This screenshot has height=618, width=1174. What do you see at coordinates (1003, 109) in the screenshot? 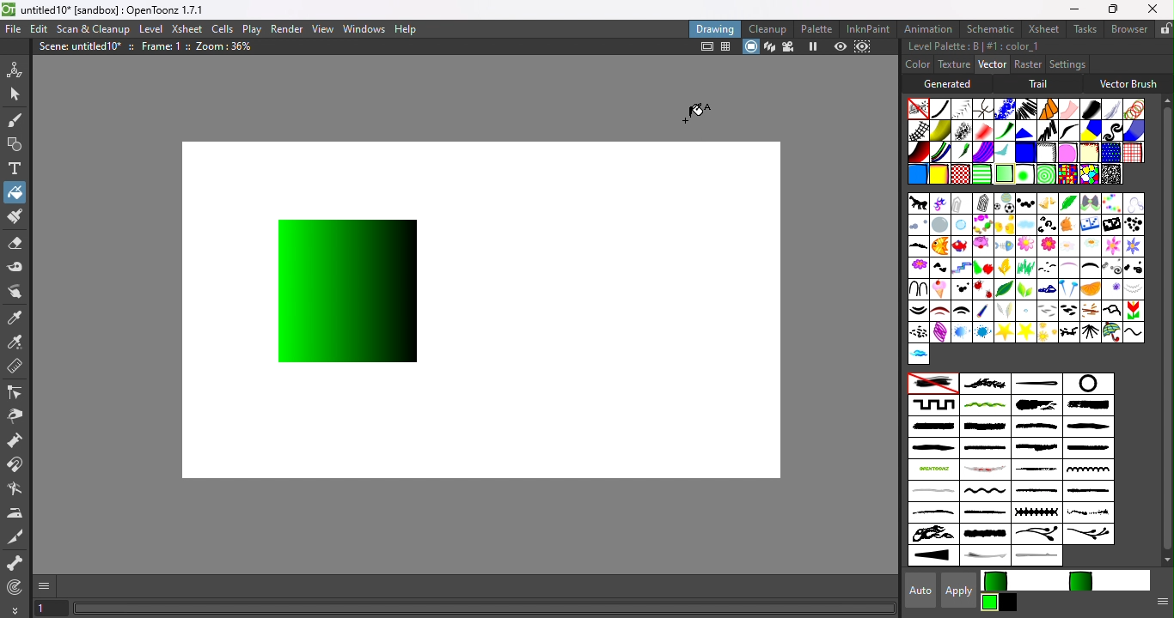
I see `Circlets` at bounding box center [1003, 109].